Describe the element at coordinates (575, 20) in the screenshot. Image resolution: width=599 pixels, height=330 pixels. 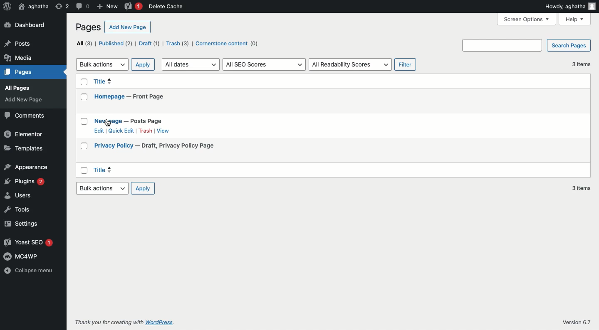
I see `Help` at that location.